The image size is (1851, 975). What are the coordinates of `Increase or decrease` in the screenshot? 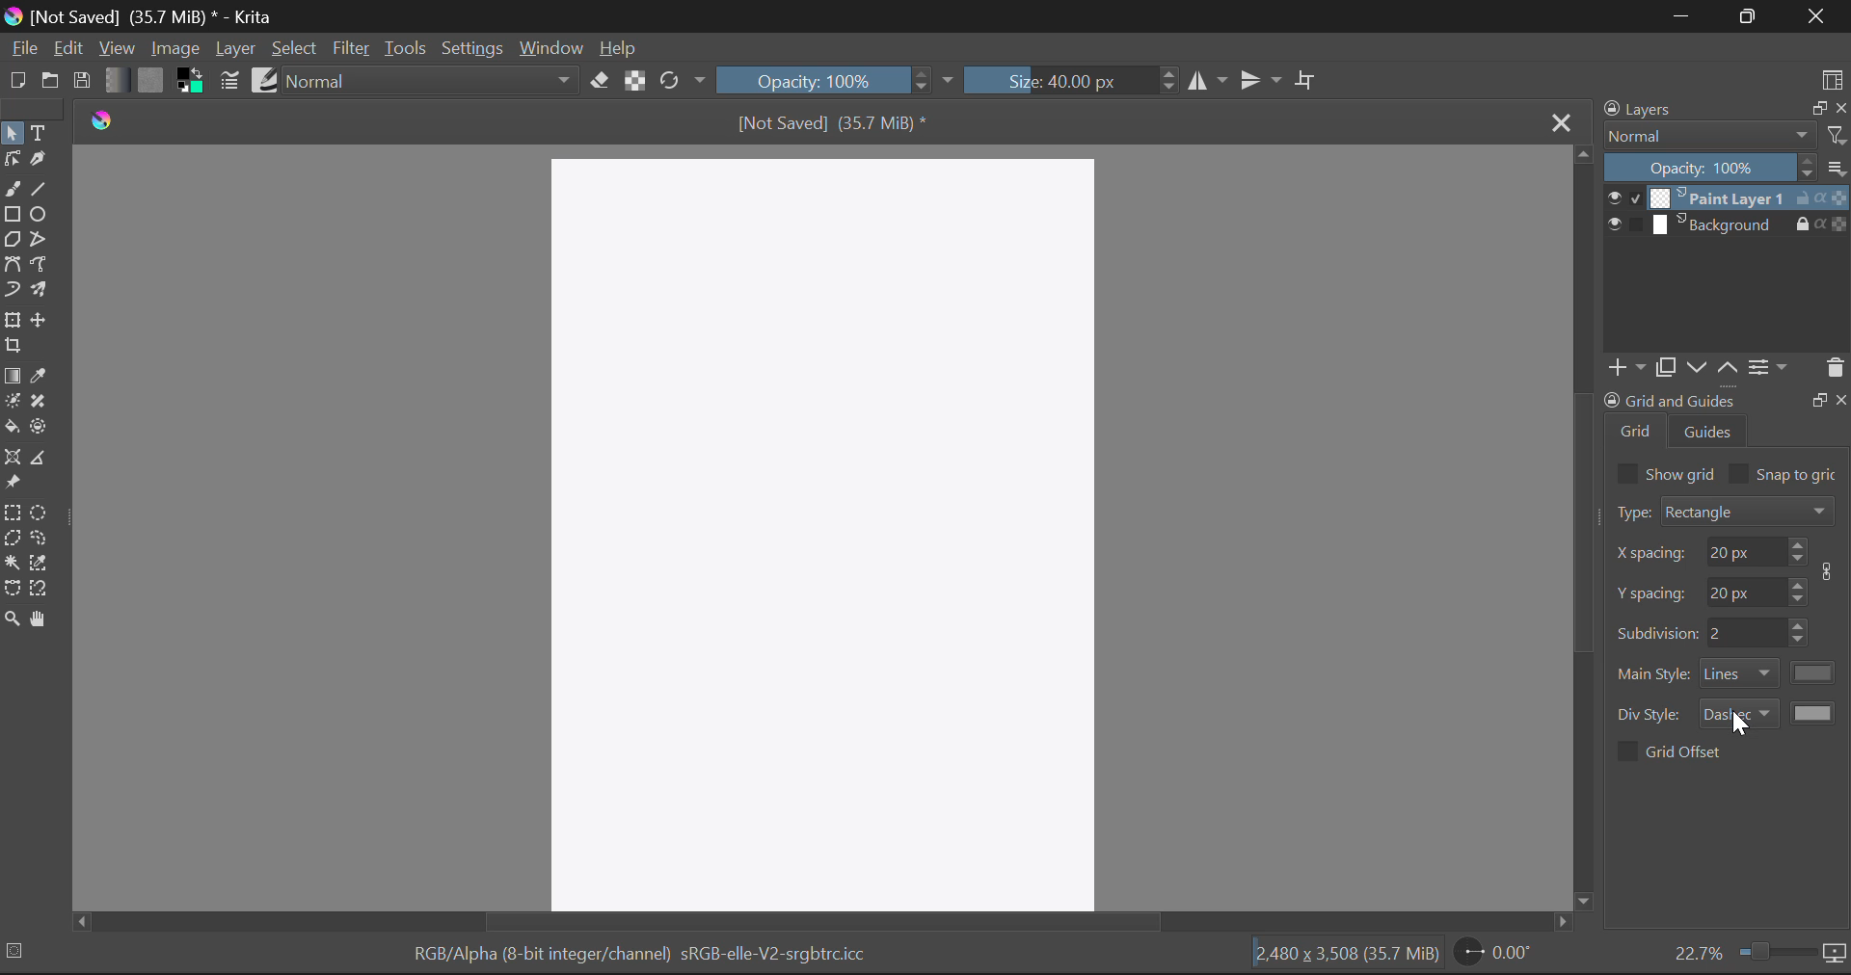 It's located at (1799, 590).